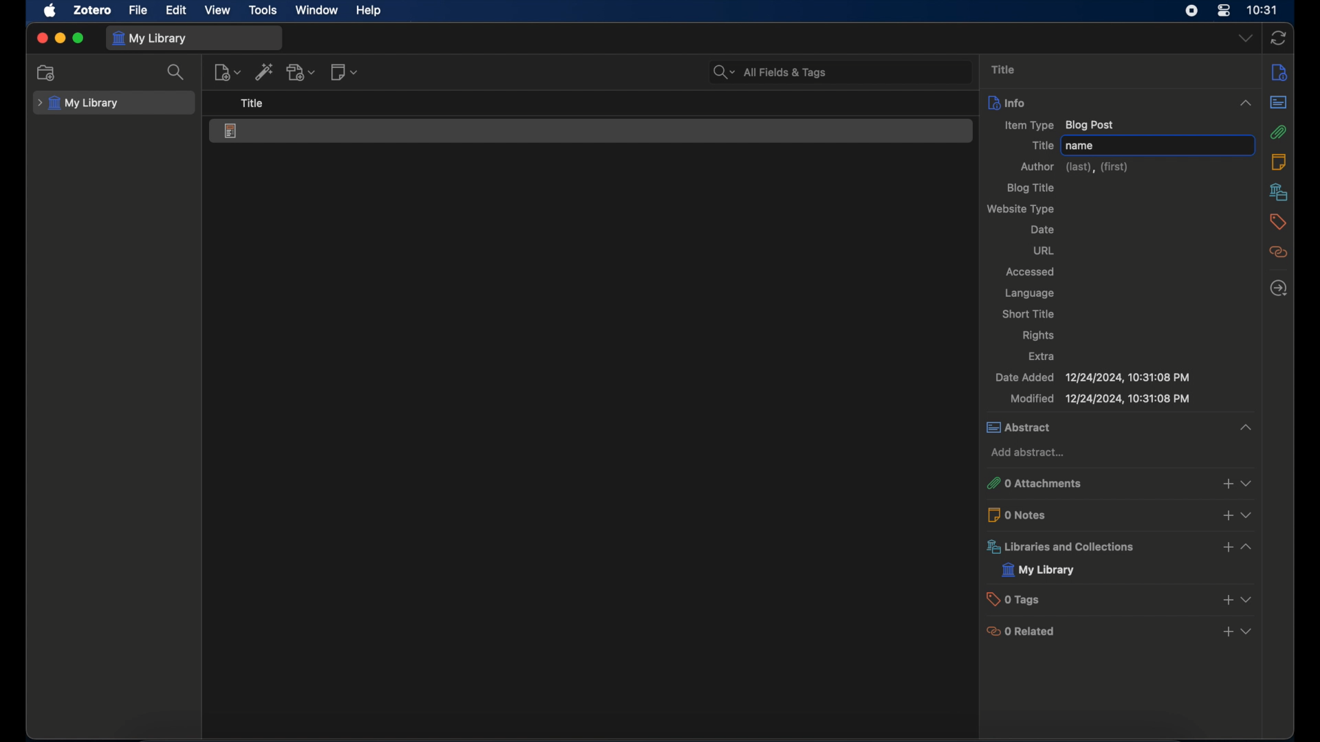 This screenshot has height=742, width=1320. What do you see at coordinates (1122, 598) in the screenshot?
I see `0 tags` at bounding box center [1122, 598].